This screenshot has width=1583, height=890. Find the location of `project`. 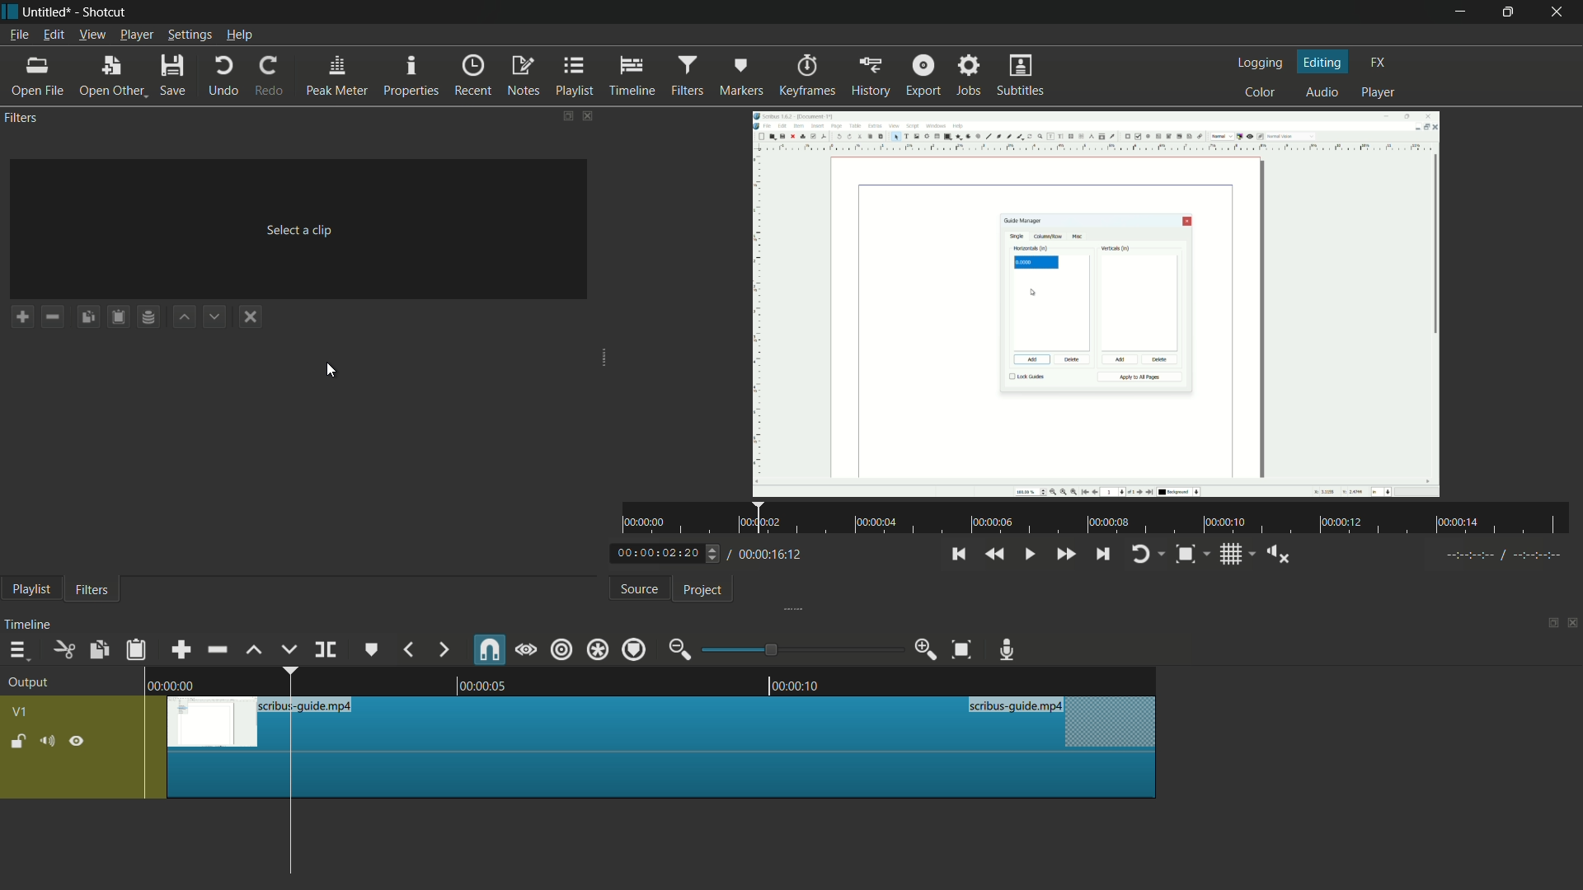

project is located at coordinates (701, 590).